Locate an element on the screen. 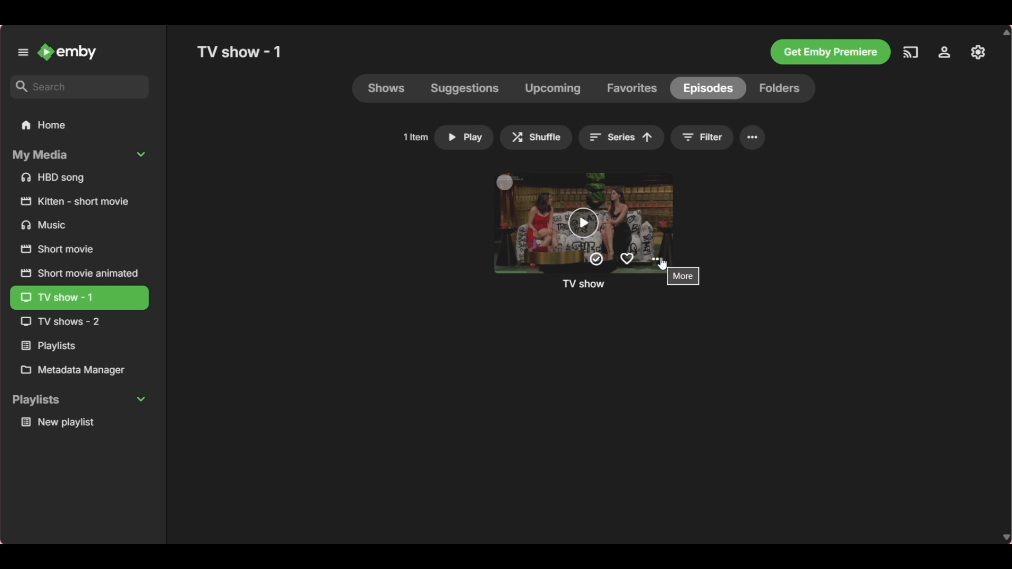 This screenshot has width=1012, height=569. Folders is located at coordinates (781, 89).